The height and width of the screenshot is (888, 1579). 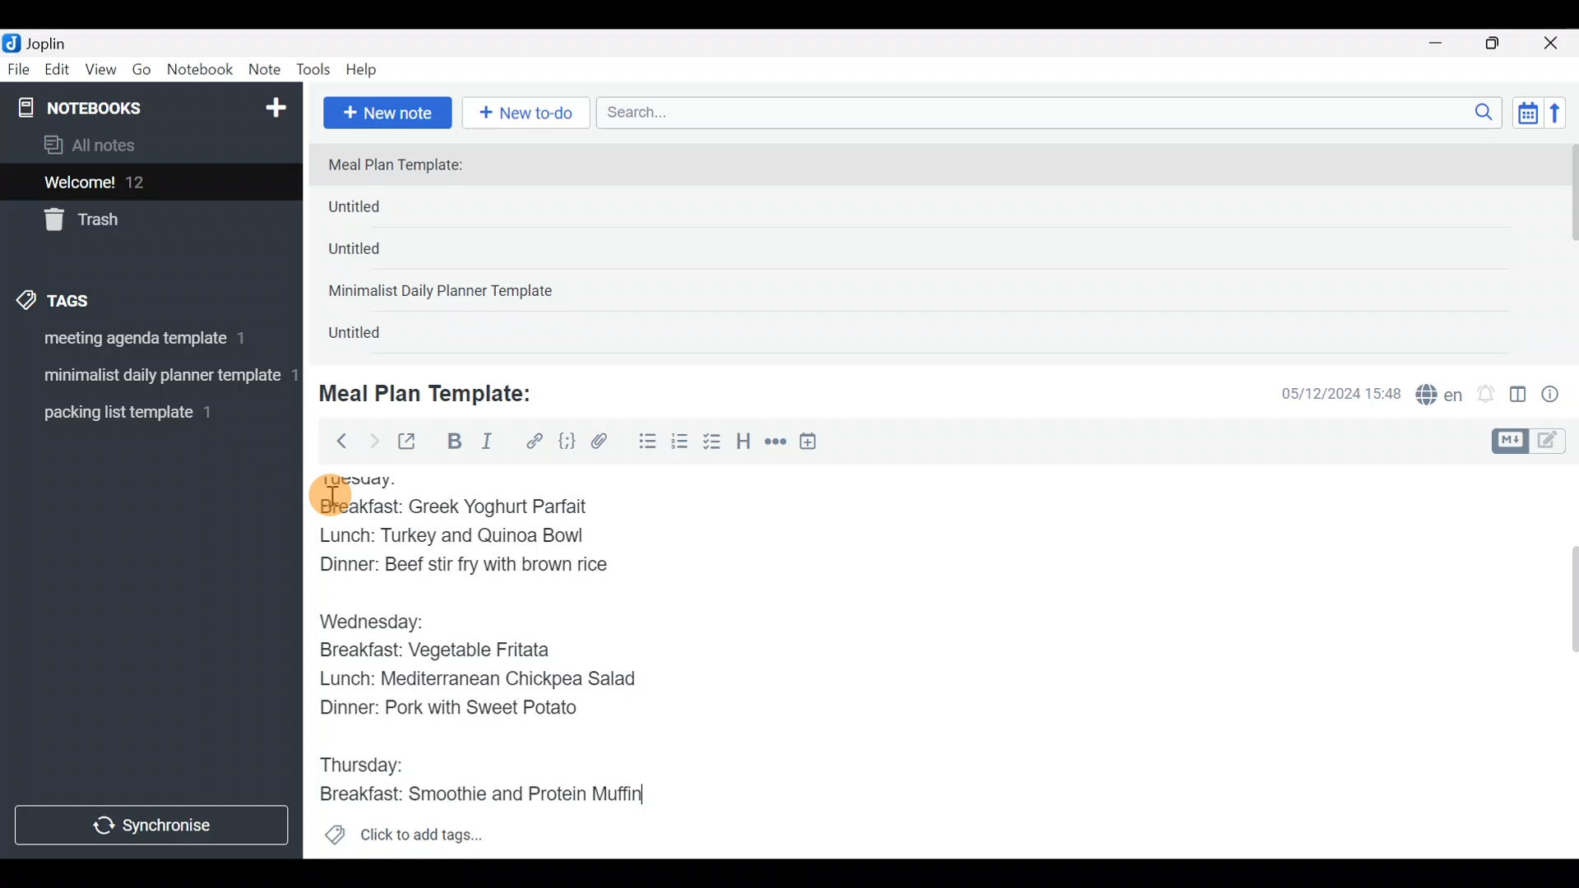 I want to click on Dinner: Pork with Sweet Potato, so click(x=467, y=710).